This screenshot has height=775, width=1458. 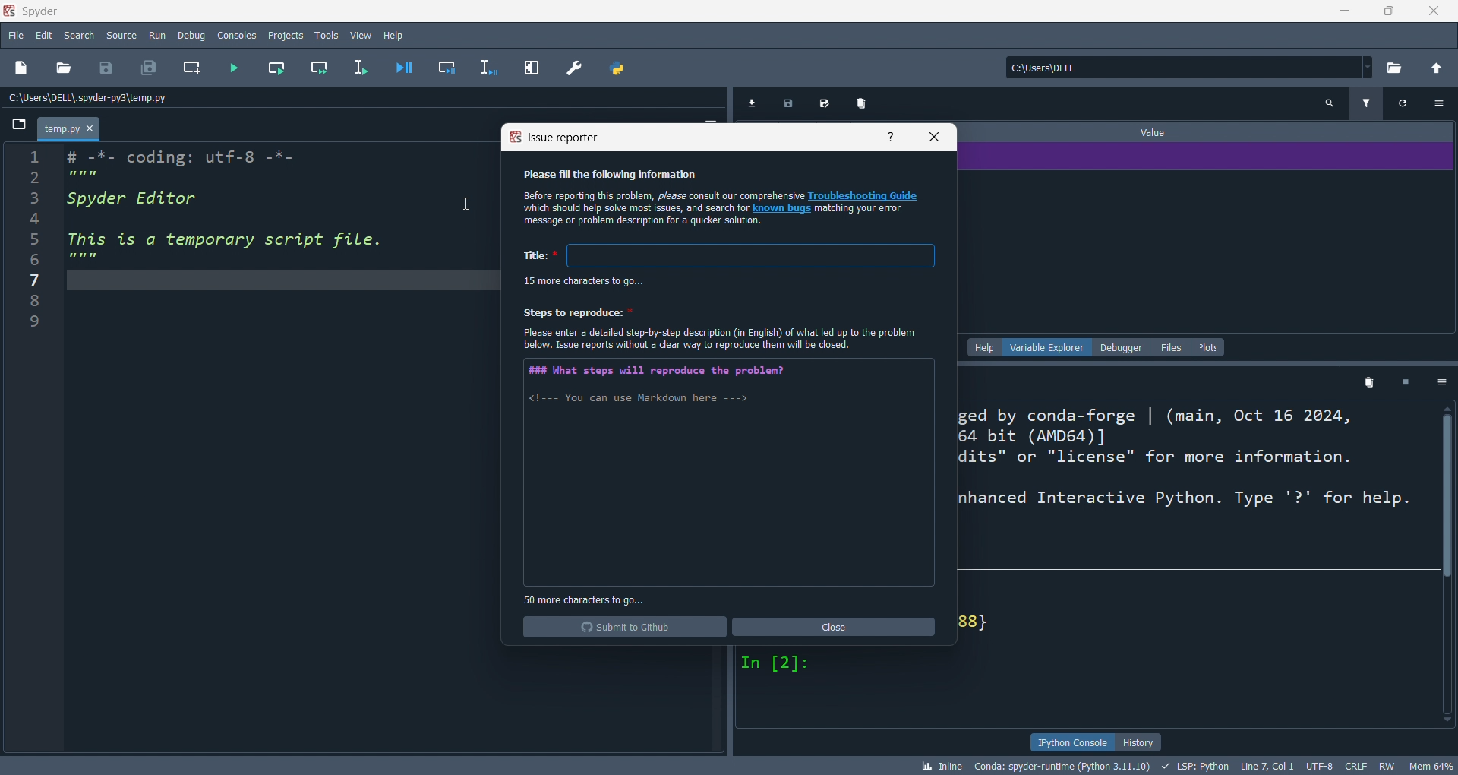 What do you see at coordinates (1437, 69) in the screenshot?
I see `open parent direct` at bounding box center [1437, 69].